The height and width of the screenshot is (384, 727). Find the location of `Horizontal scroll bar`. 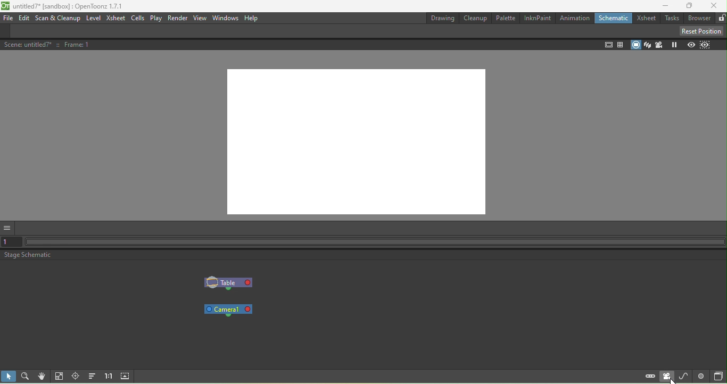

Horizontal scroll bar is located at coordinates (376, 242).